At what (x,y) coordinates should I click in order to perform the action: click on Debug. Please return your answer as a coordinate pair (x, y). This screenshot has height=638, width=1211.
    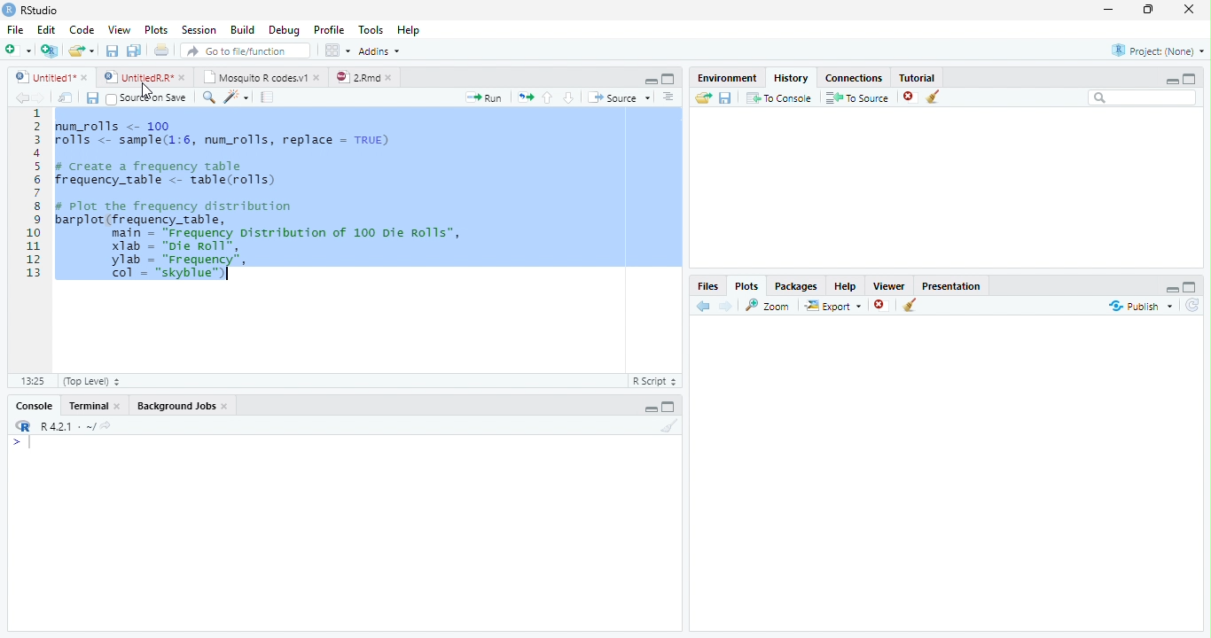
    Looking at the image, I should click on (285, 29).